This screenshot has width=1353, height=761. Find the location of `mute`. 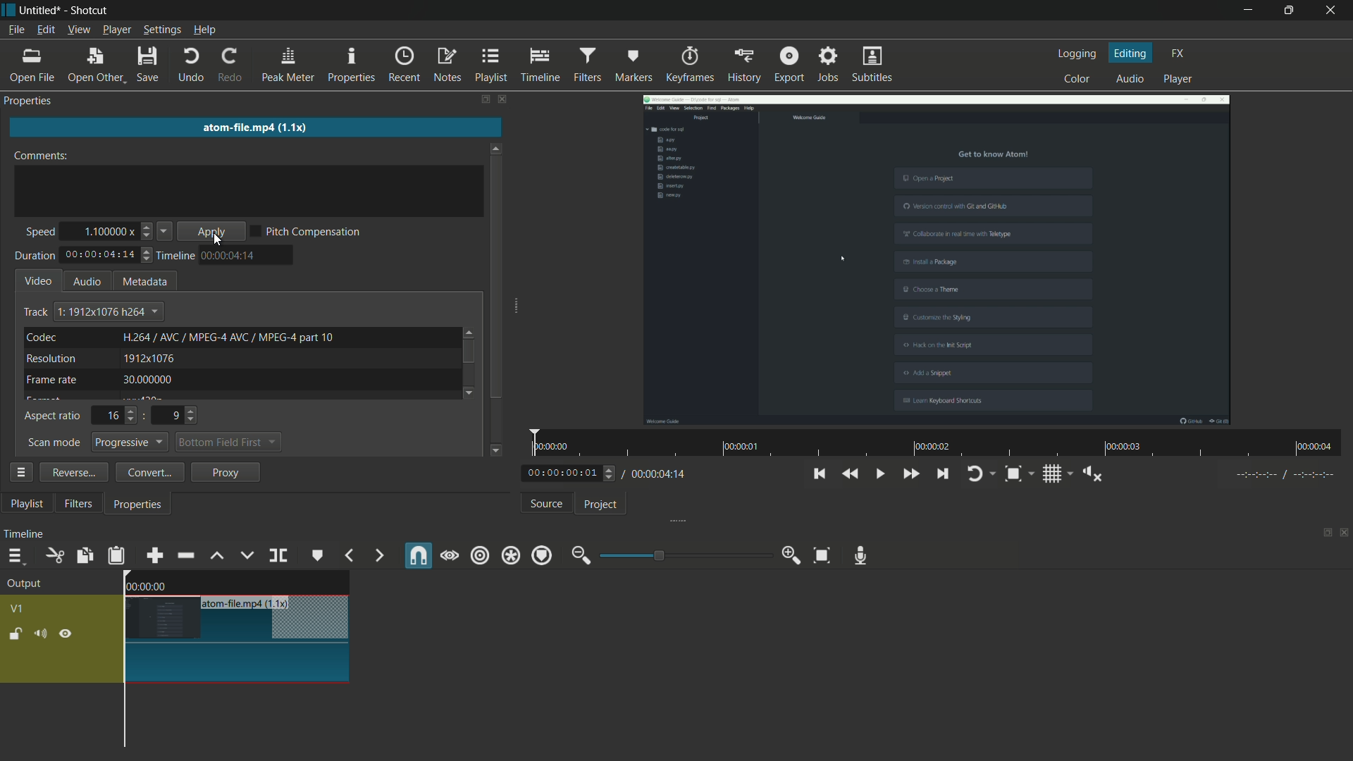

mute is located at coordinates (39, 633).